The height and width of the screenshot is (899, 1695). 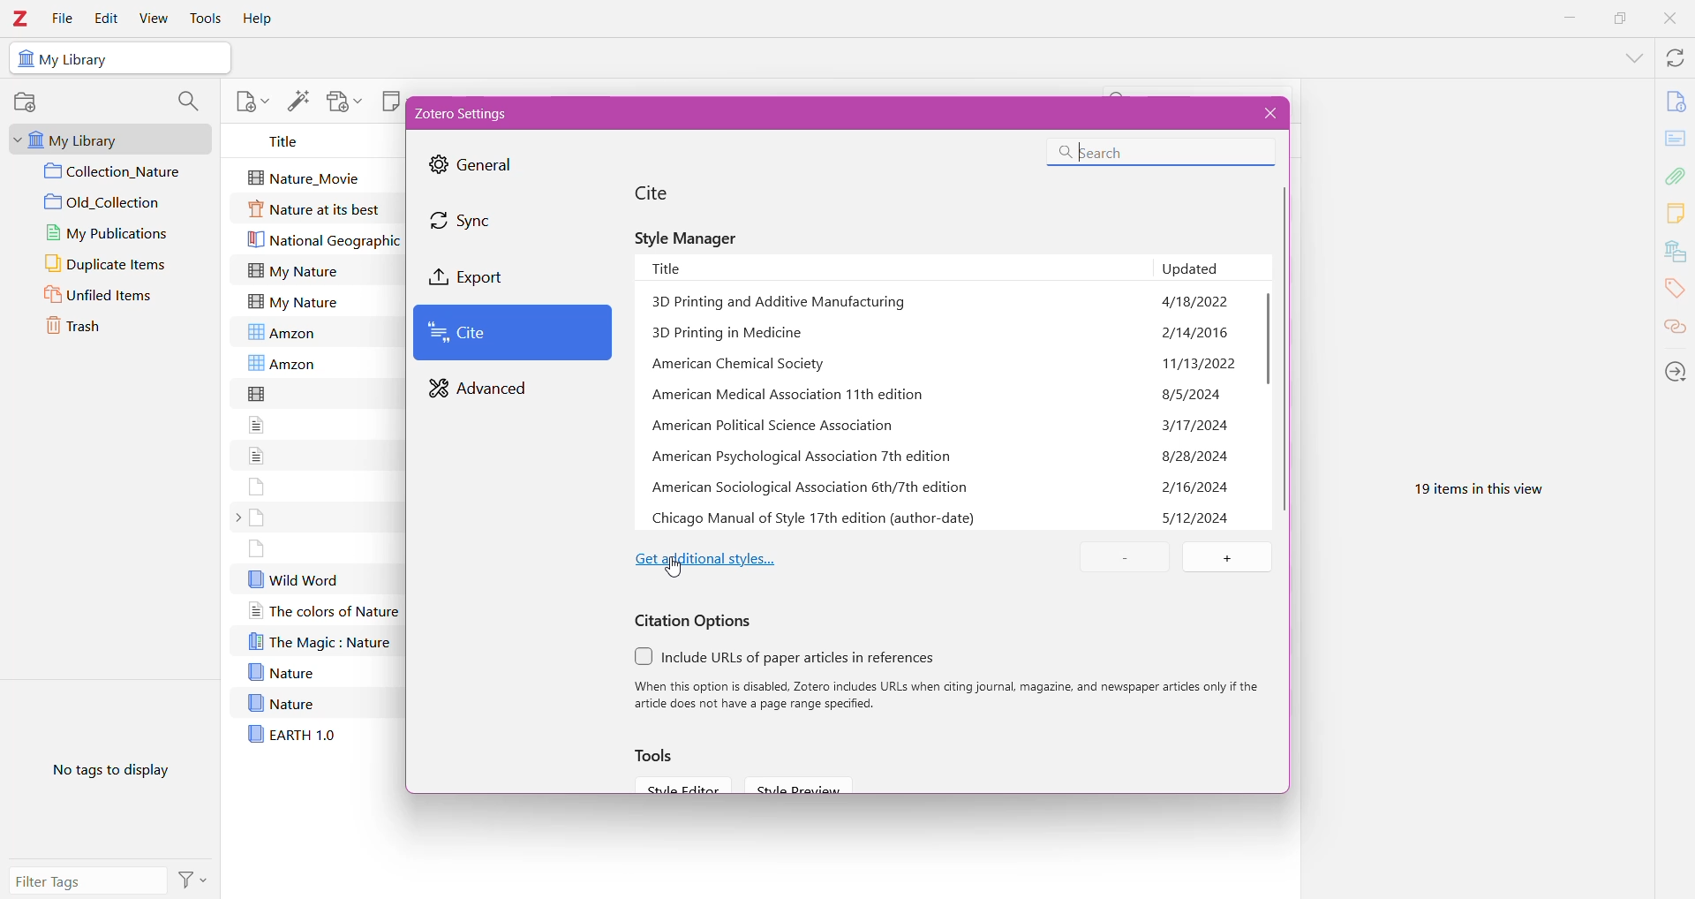 What do you see at coordinates (1197, 517) in the screenshot?
I see `5/12/2024` at bounding box center [1197, 517].